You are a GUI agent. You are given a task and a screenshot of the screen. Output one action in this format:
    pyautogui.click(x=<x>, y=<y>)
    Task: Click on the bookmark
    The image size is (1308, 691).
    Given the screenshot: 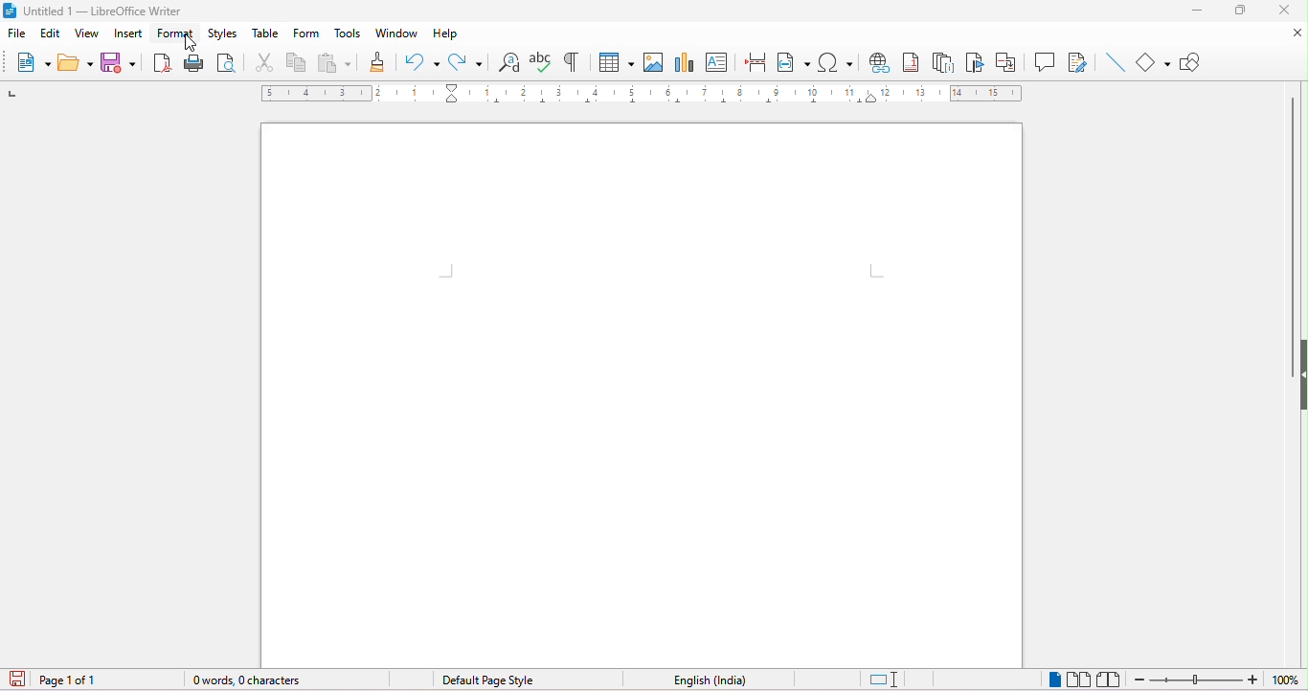 What is the action you would take?
    pyautogui.click(x=976, y=64)
    